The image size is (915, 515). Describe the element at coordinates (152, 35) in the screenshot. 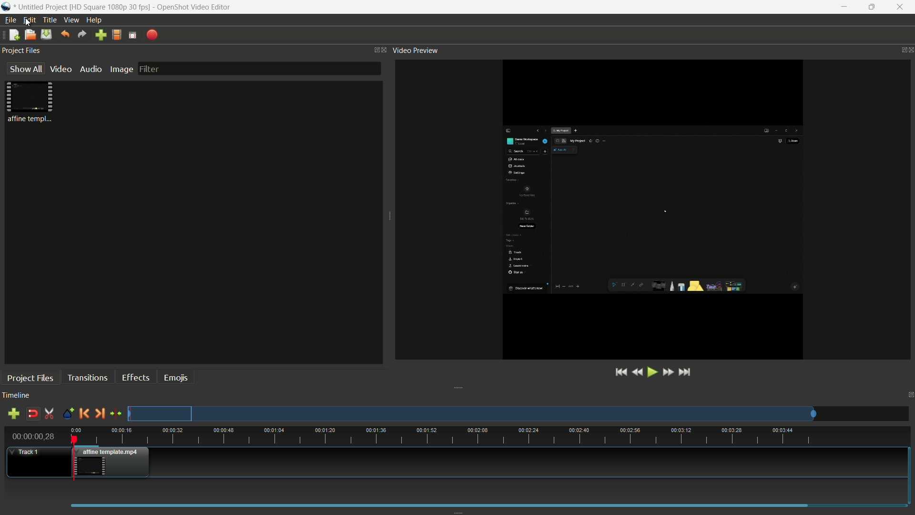

I see `export` at that location.